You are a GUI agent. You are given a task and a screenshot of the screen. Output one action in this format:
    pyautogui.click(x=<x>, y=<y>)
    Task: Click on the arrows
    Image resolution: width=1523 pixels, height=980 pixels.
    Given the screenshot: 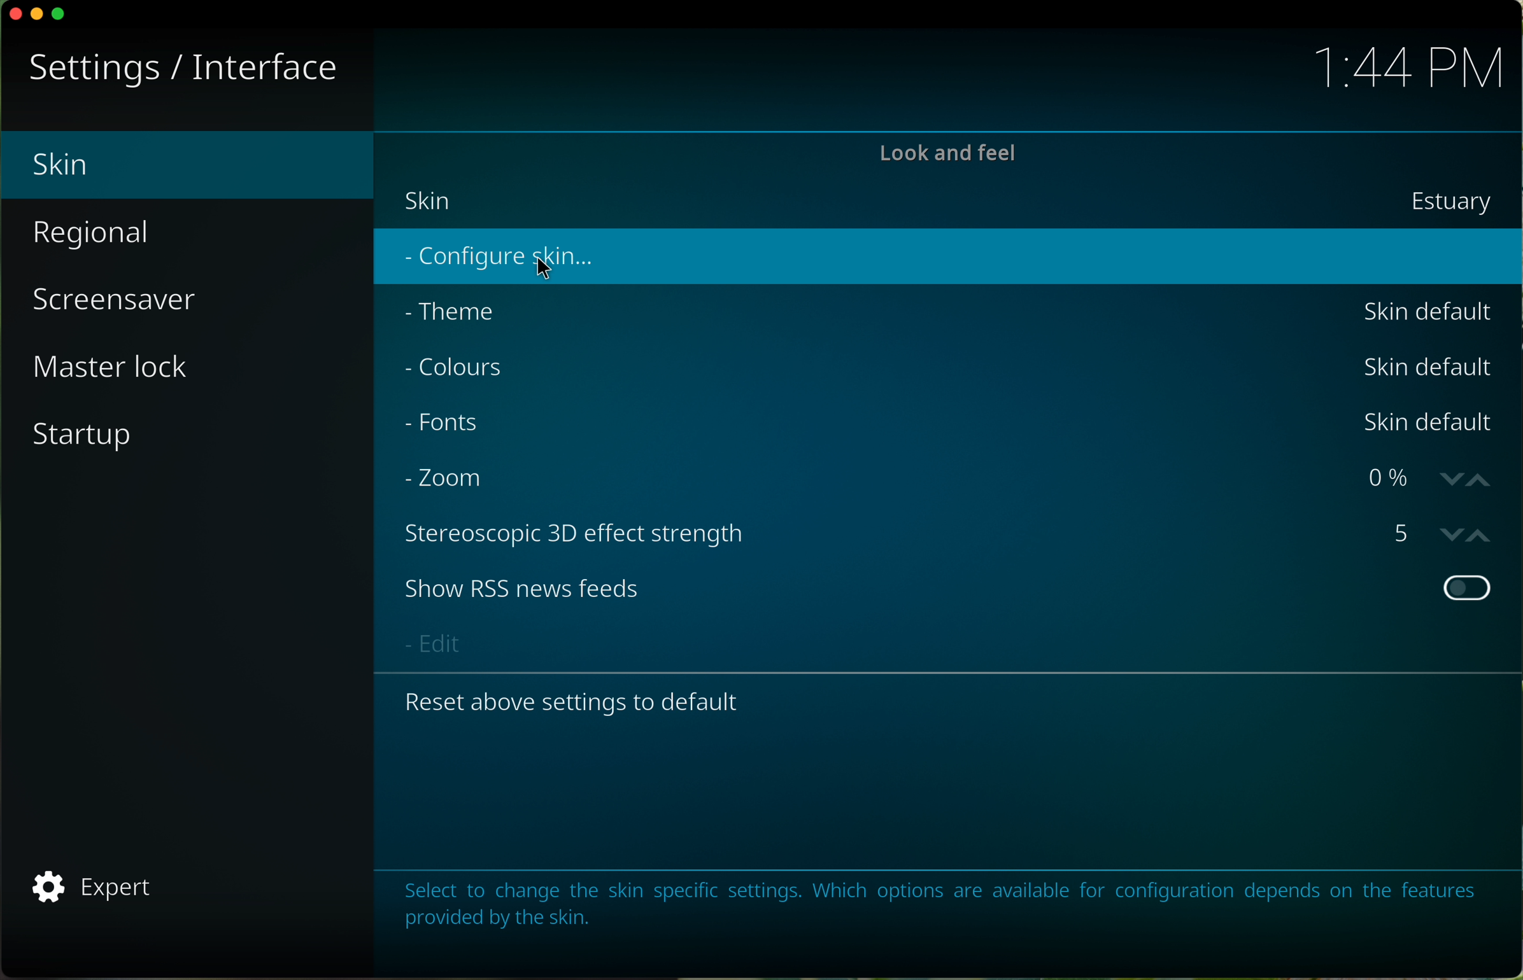 What is the action you would take?
    pyautogui.click(x=1469, y=477)
    